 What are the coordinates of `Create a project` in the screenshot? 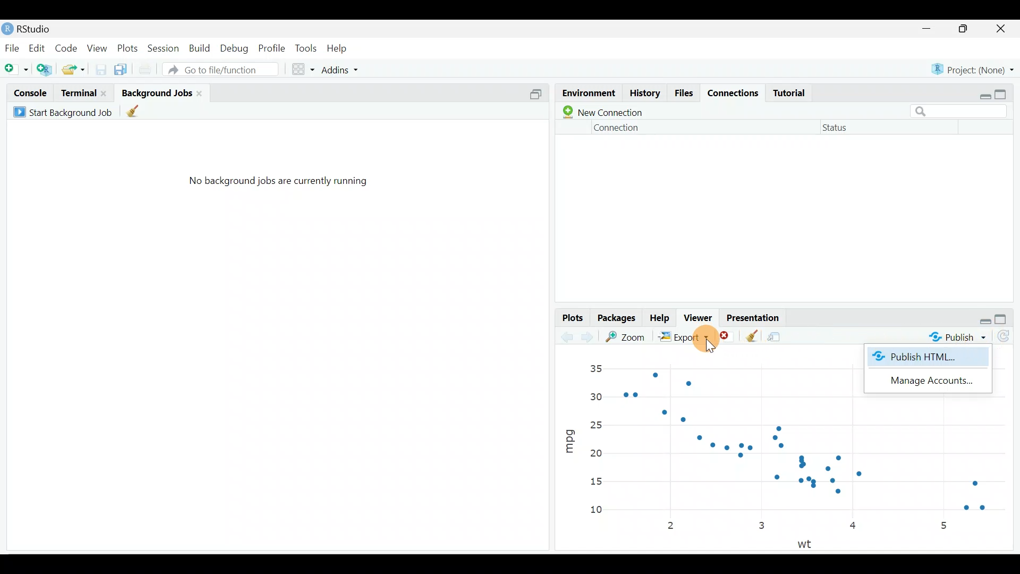 It's located at (45, 67).